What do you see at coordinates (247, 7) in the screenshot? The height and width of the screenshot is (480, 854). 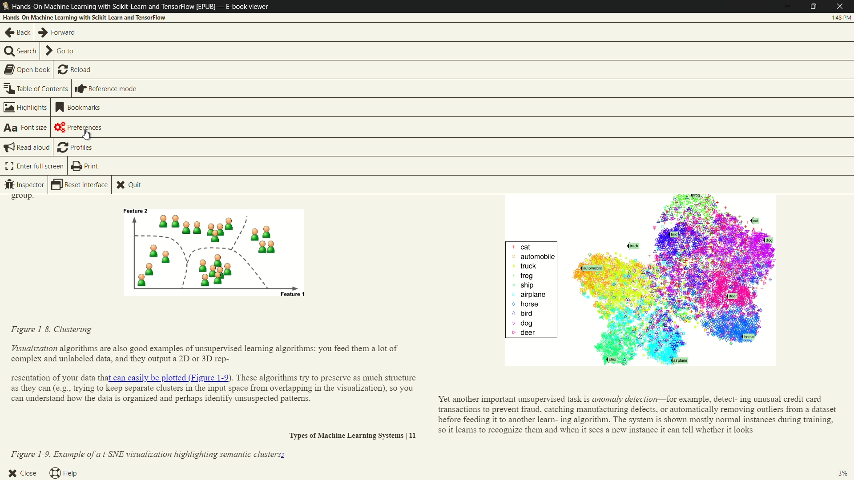 I see `e-book viewer` at bounding box center [247, 7].